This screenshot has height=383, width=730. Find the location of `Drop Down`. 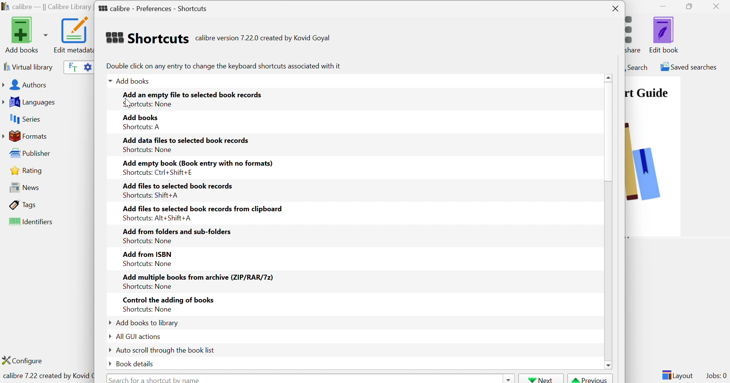

Drop Down is located at coordinates (508, 378).